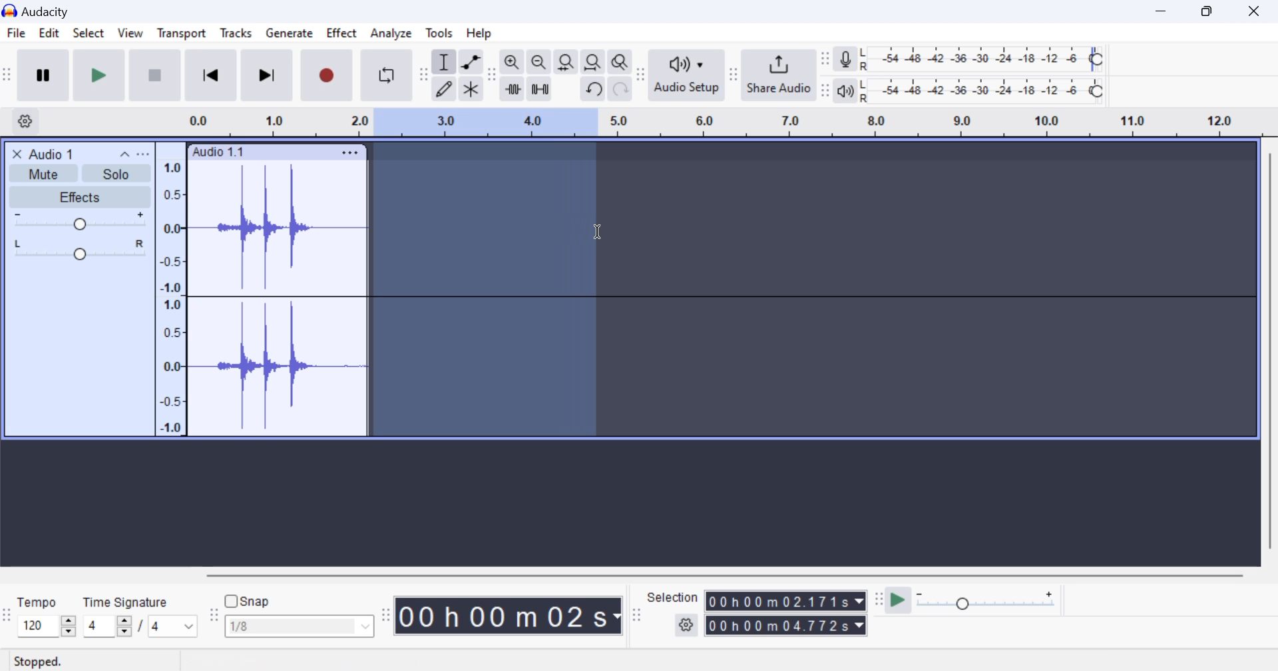 The image size is (1278, 671). I want to click on record meter, so click(846, 61).